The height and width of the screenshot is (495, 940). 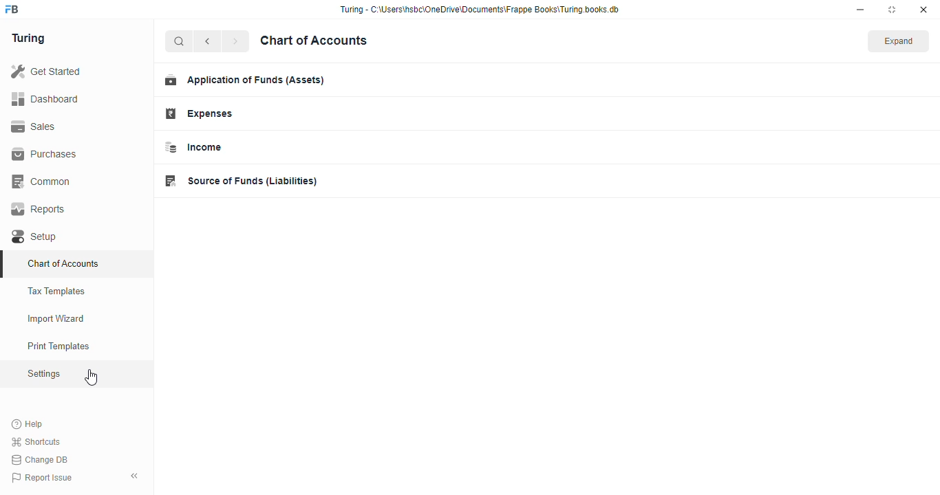 I want to click on close, so click(x=923, y=10).